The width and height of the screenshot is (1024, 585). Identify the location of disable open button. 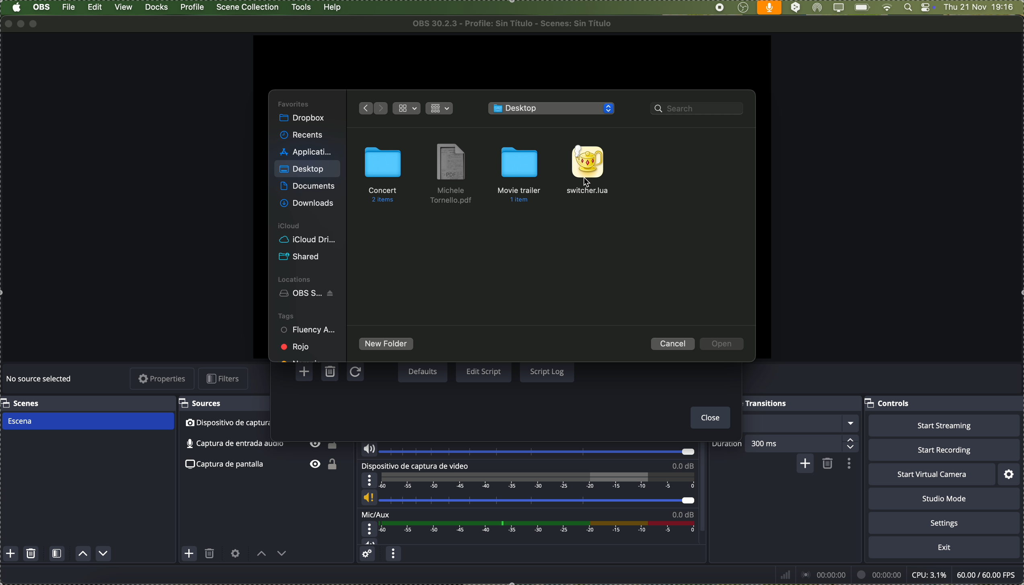
(722, 344).